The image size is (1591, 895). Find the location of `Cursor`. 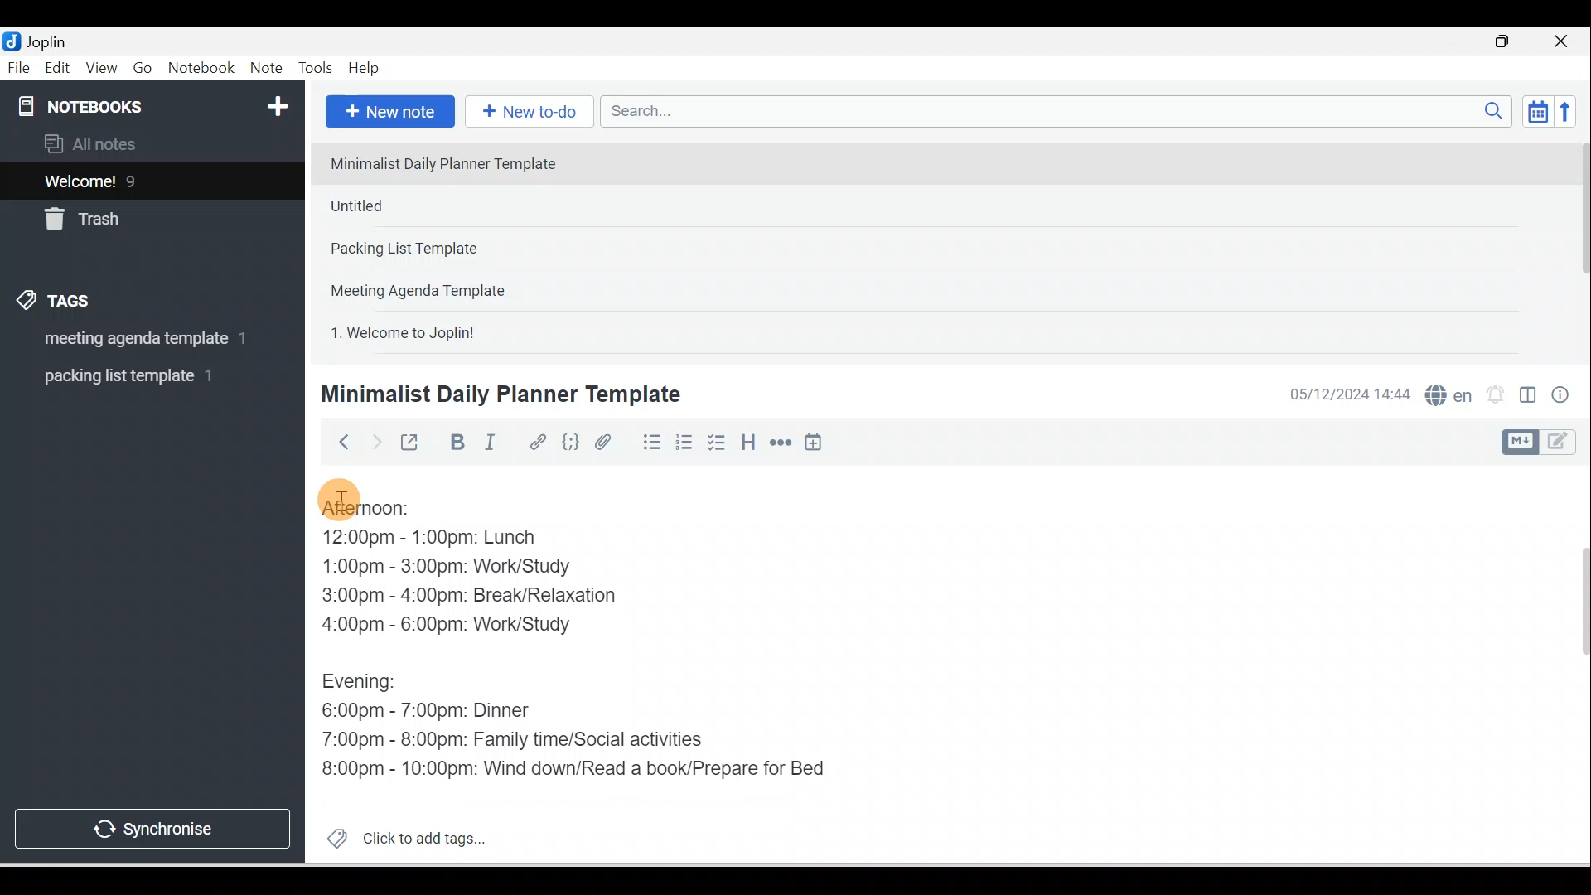

Cursor is located at coordinates (340, 497).